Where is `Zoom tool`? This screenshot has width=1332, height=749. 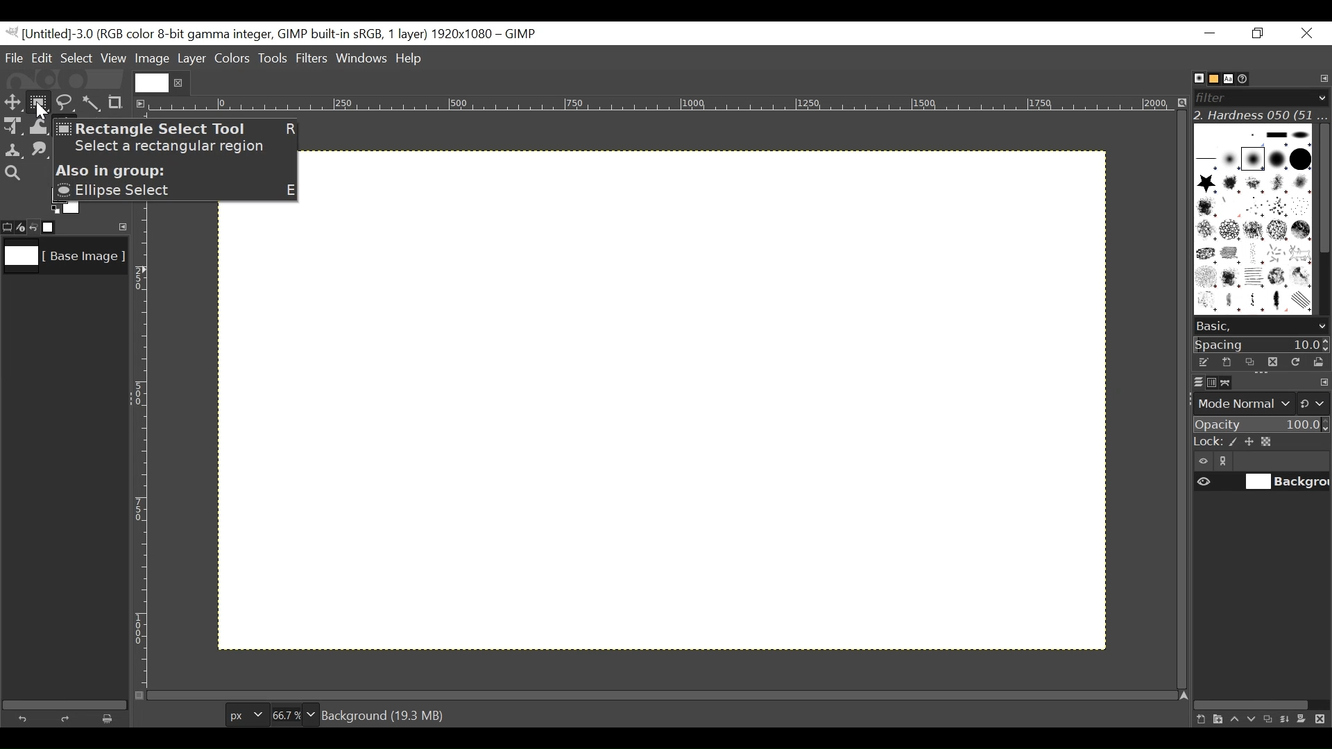 Zoom tool is located at coordinates (12, 172).